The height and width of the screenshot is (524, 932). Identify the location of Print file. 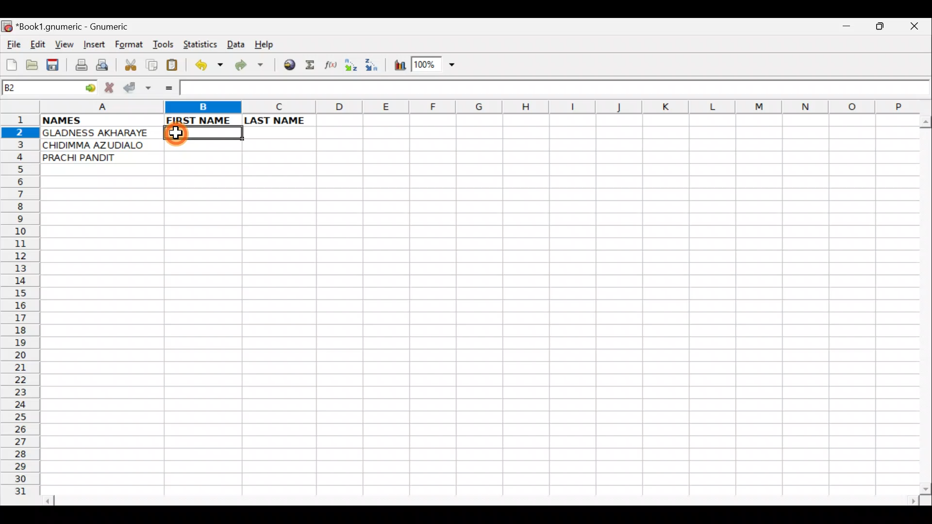
(79, 66).